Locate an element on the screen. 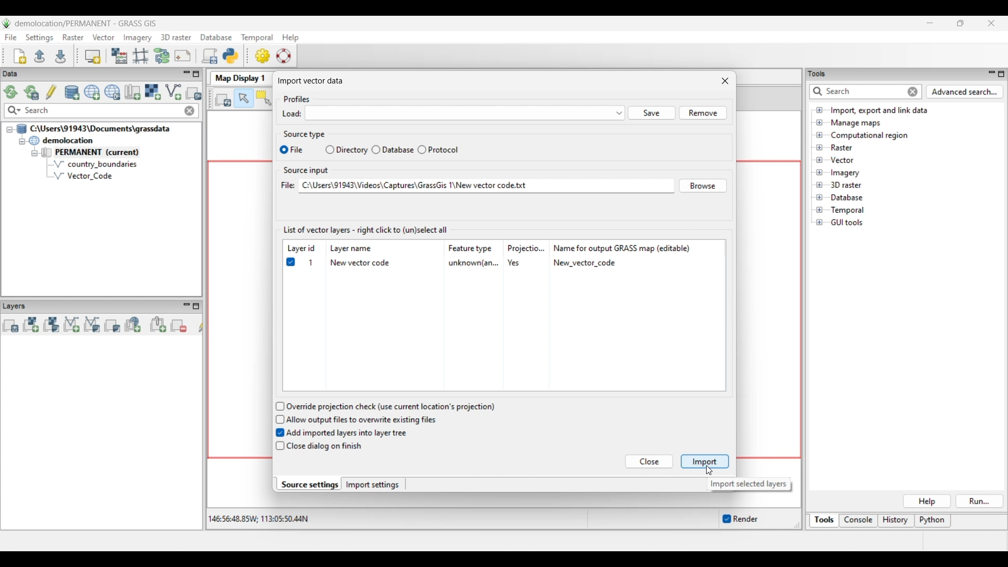 Image resolution: width=1008 pixels, height=567 pixels. Click to open Computational region is located at coordinates (820, 135).